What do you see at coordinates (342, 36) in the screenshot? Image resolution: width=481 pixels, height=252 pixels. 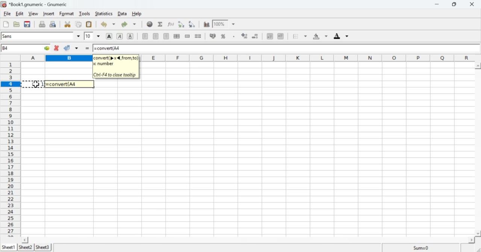 I see `Foreground` at bounding box center [342, 36].